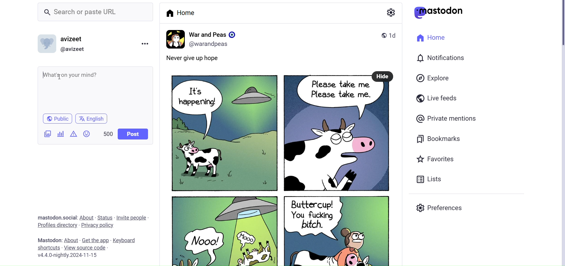 The height and width of the screenshot is (266, 565). Describe the element at coordinates (48, 247) in the screenshot. I see `Shortcuts` at that location.